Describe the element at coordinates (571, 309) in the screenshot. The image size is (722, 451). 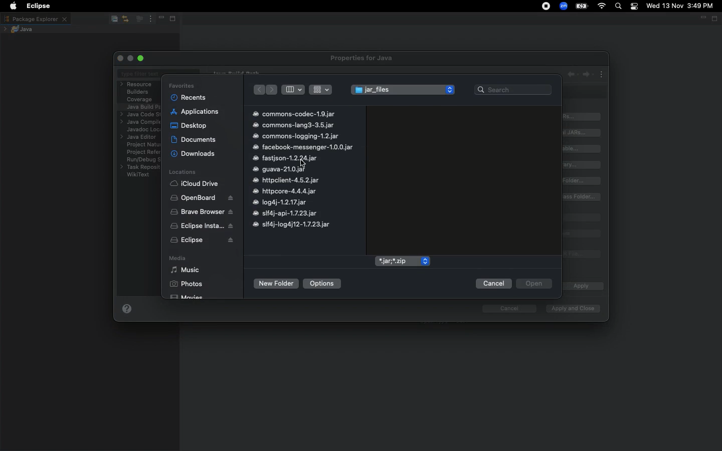
I see `Apply and close` at that location.